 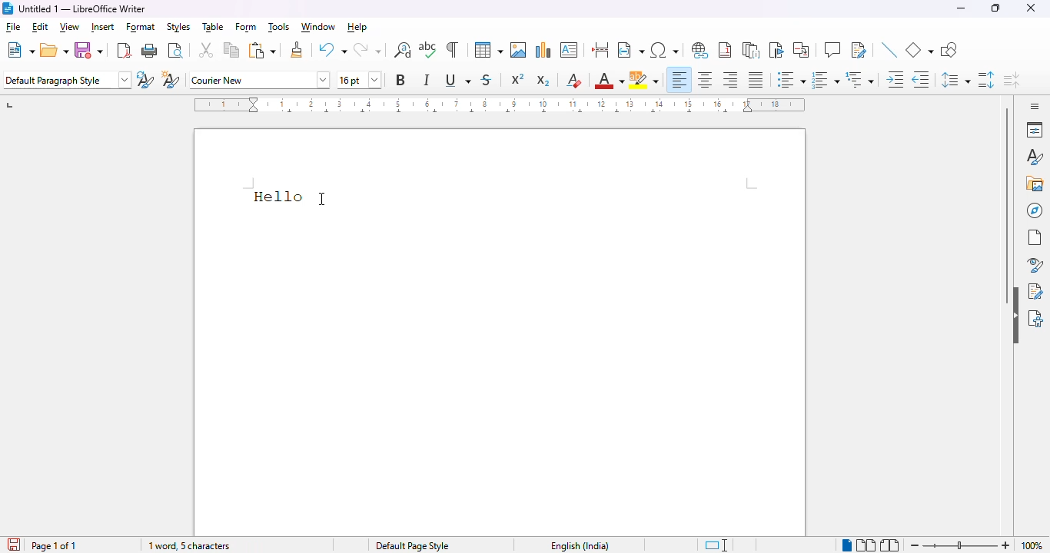 I want to click on style inspector, so click(x=1034, y=265).